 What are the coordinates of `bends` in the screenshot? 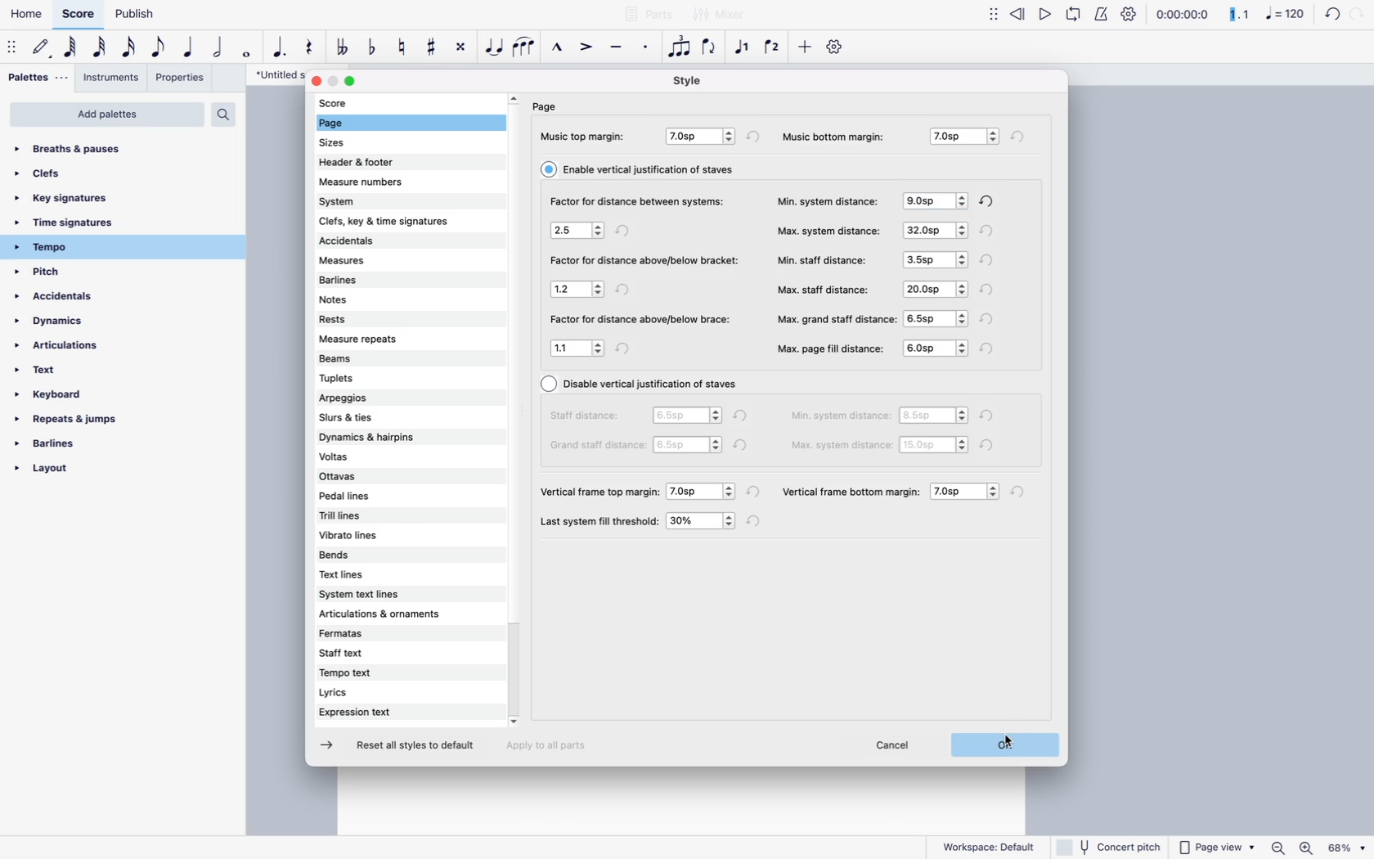 It's located at (368, 556).